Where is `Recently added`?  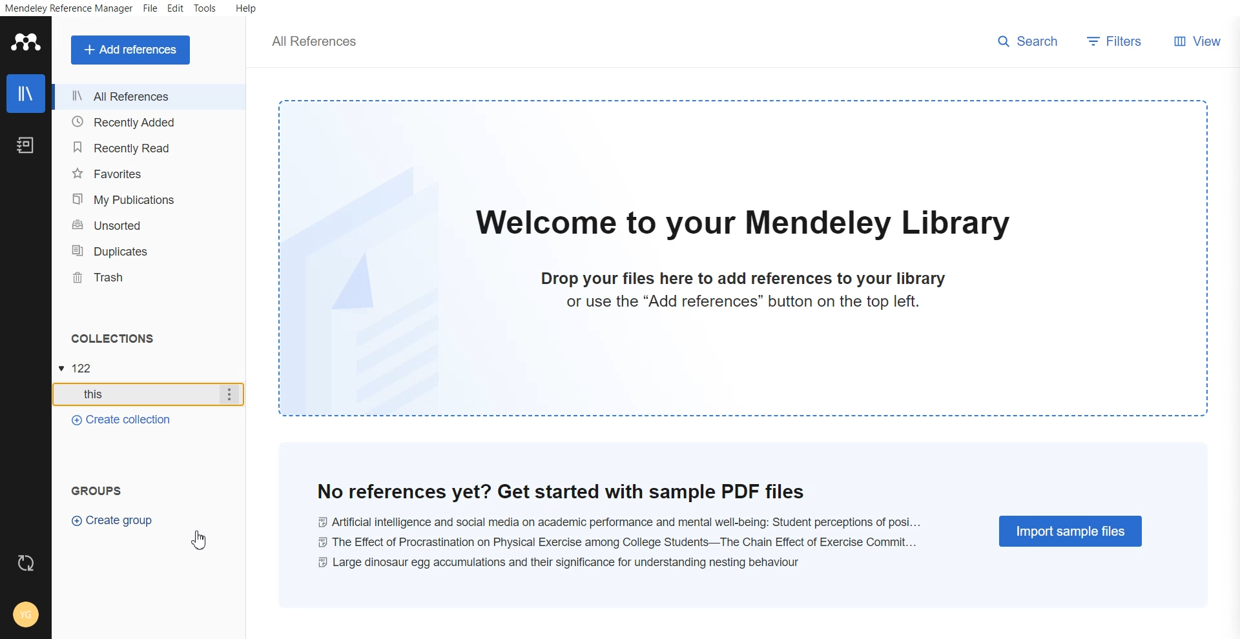
Recently added is located at coordinates (149, 121).